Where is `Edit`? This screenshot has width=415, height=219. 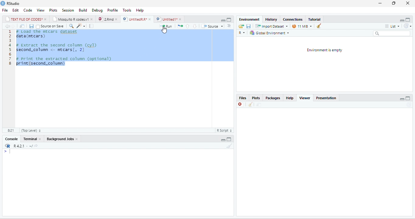
Edit is located at coordinates (16, 10).